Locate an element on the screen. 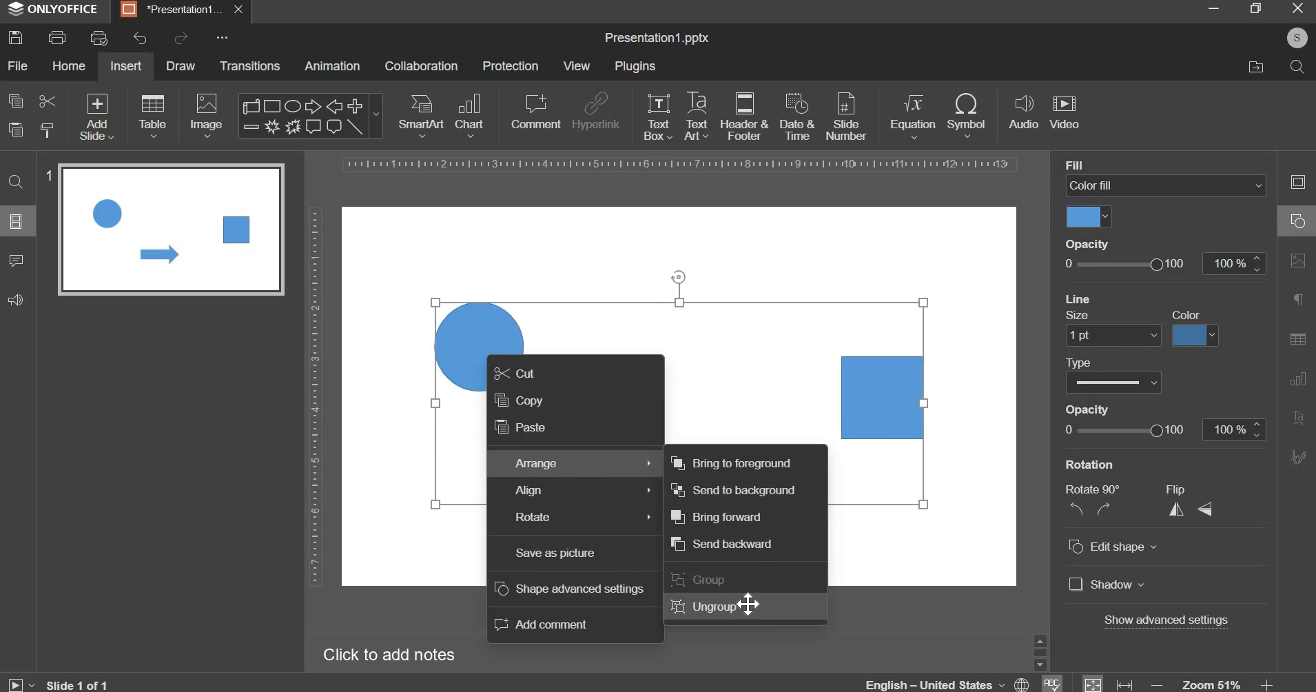 This screenshot has height=692, width=1316. flip vertical is located at coordinates (1207, 508).